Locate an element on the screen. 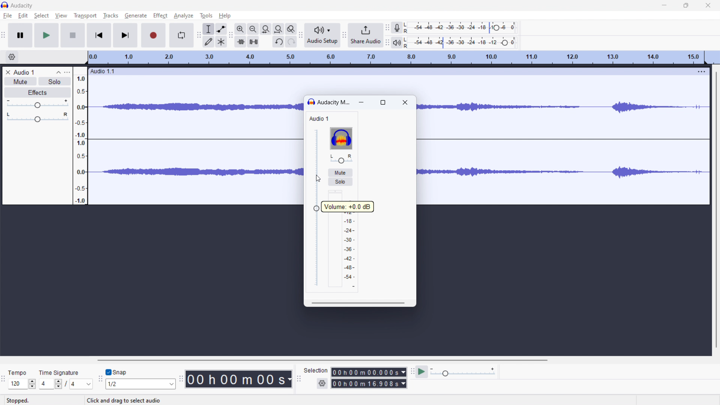  maximize is located at coordinates (686, 5).